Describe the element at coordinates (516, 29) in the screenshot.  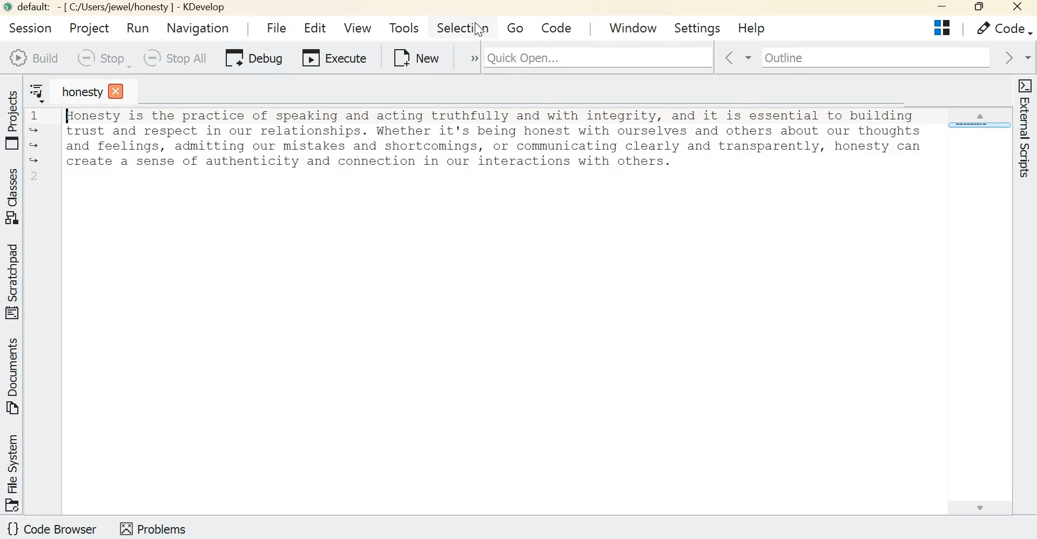
I see `Go` at that location.